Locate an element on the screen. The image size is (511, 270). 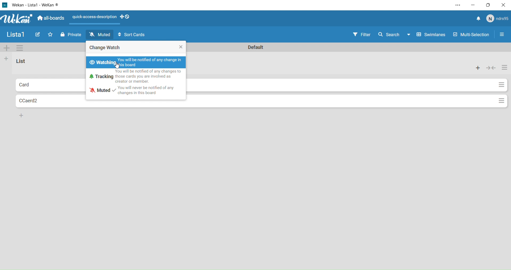
Options is located at coordinates (501, 101).